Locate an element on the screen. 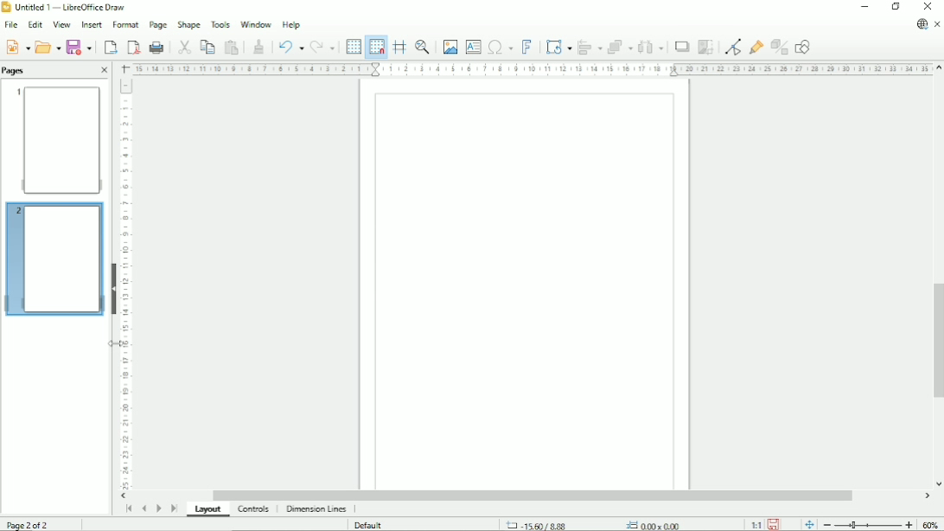  Close is located at coordinates (104, 71).